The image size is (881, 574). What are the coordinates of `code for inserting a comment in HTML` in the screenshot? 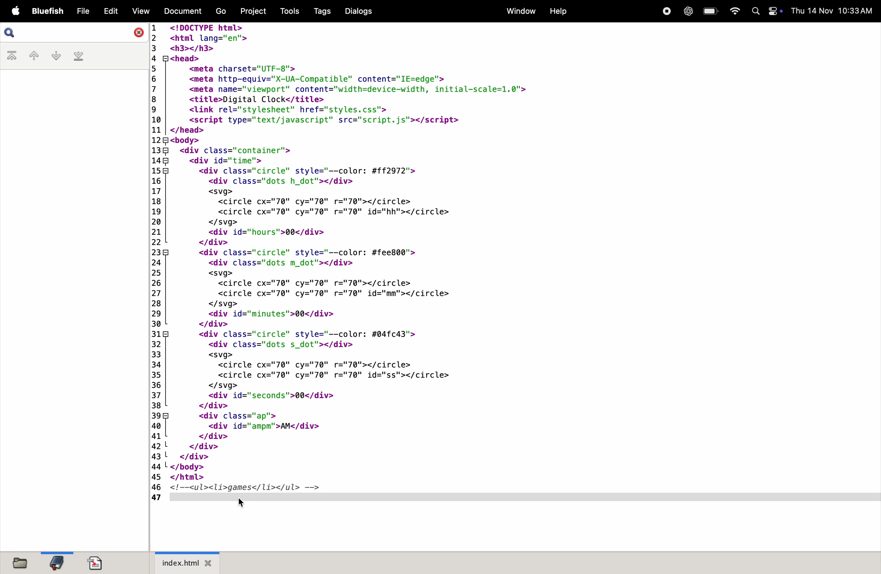 It's located at (425, 263).